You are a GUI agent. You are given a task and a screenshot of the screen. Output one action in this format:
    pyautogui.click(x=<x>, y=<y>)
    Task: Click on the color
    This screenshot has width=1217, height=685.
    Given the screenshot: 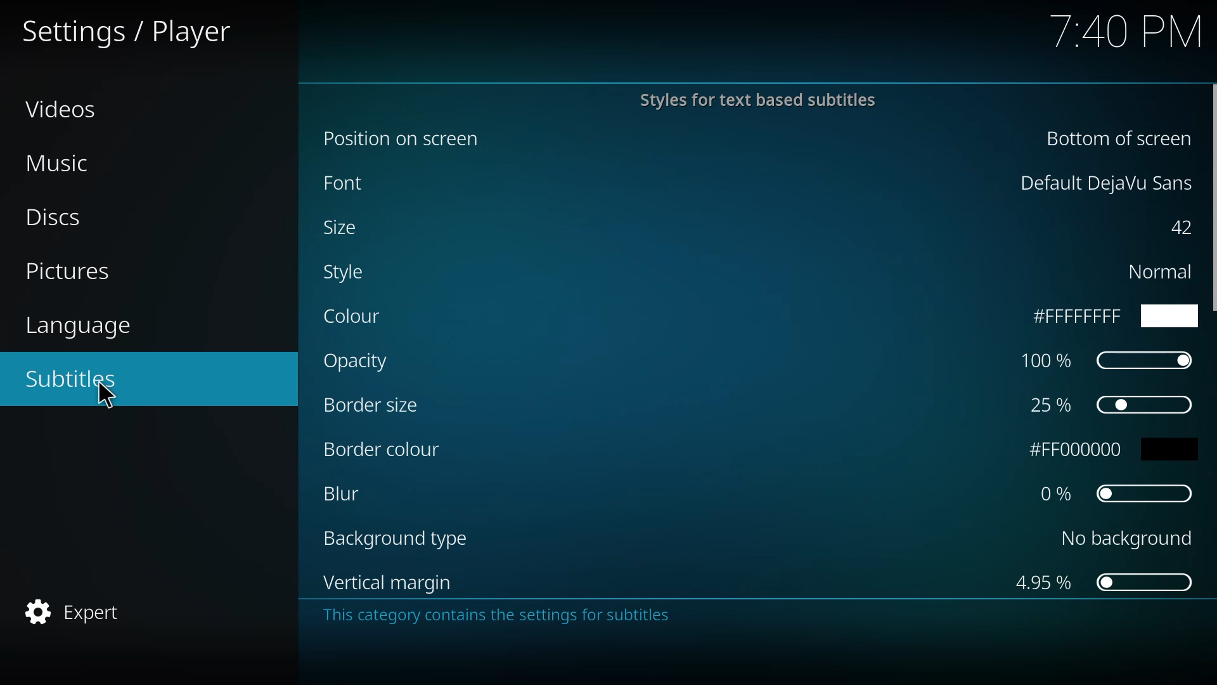 What is the action you would take?
    pyautogui.click(x=355, y=318)
    